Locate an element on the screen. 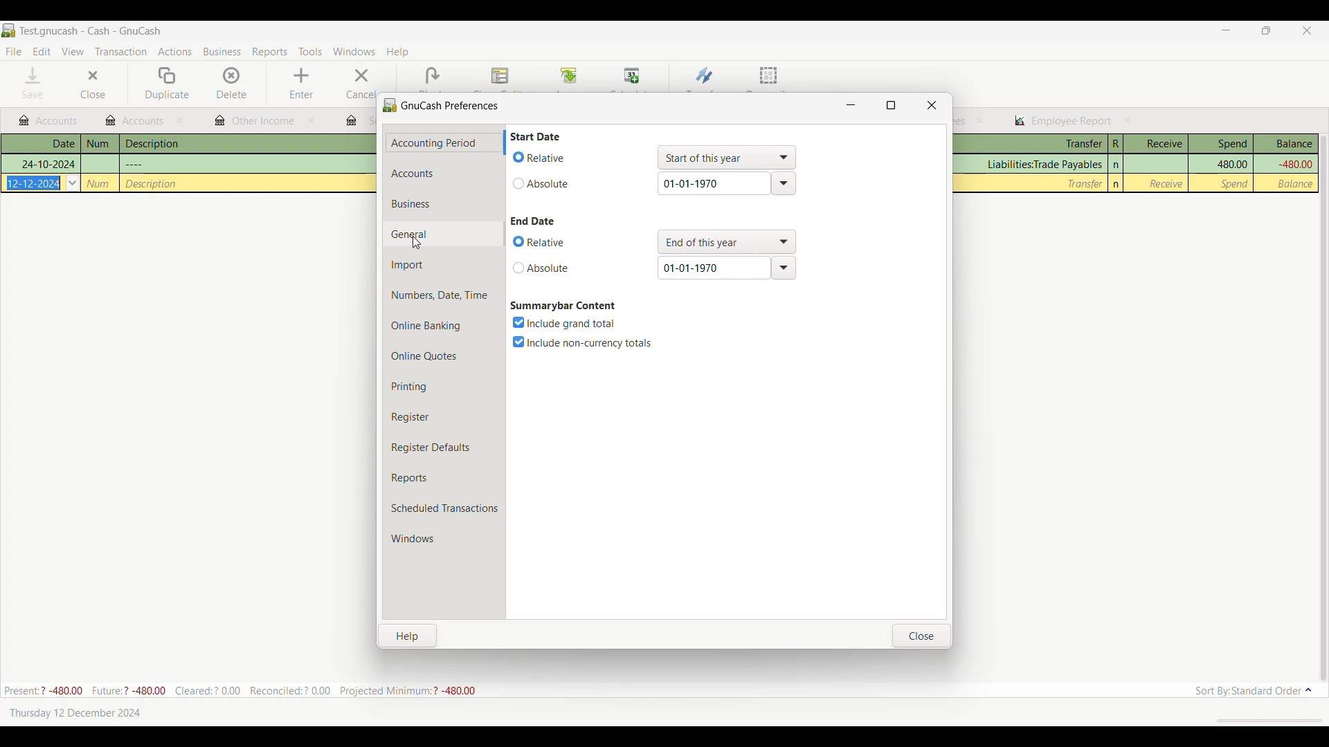 This screenshot has width=1329, height=747. Show splits is located at coordinates (500, 77).